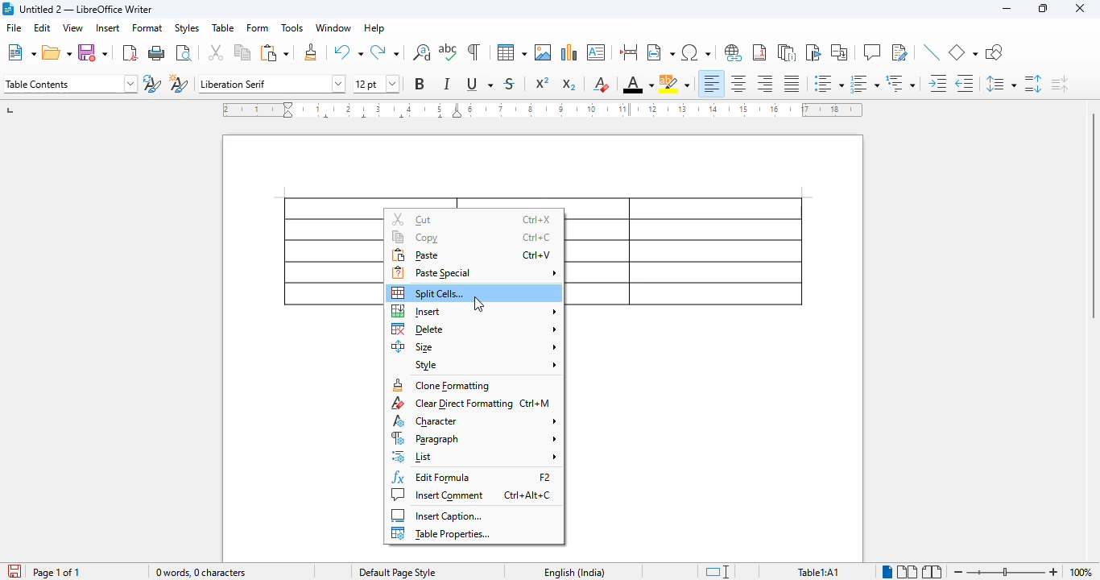 This screenshot has width=1100, height=580. Describe the element at coordinates (689, 251) in the screenshot. I see `table` at that location.